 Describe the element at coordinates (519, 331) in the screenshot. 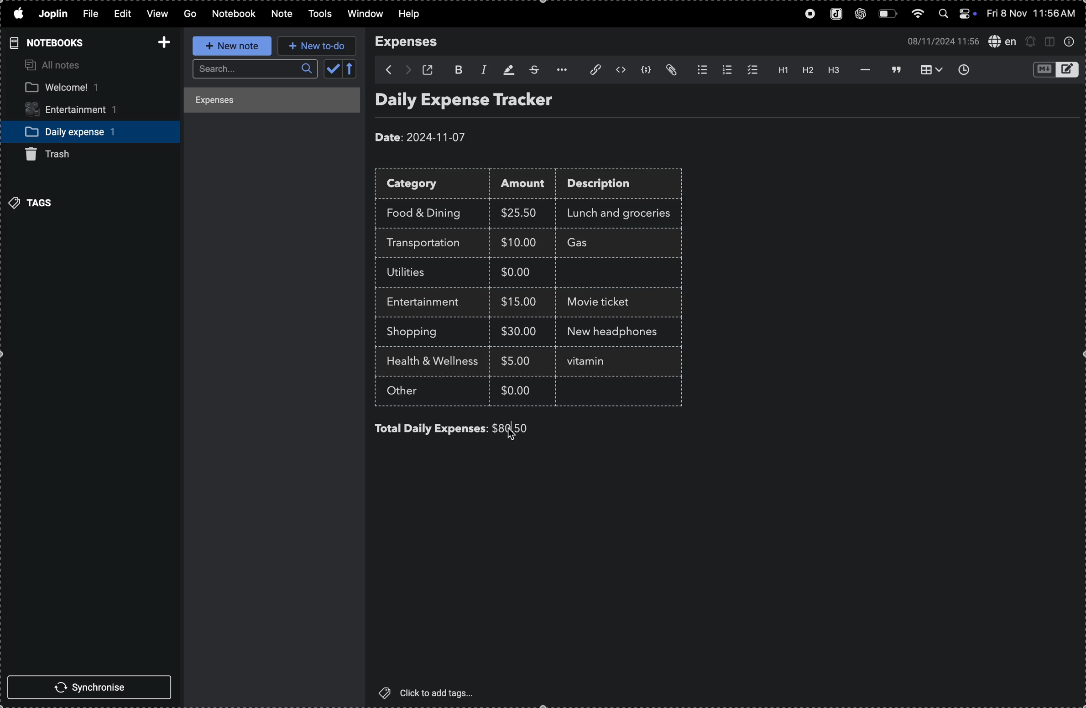

I see `$30.00` at that location.